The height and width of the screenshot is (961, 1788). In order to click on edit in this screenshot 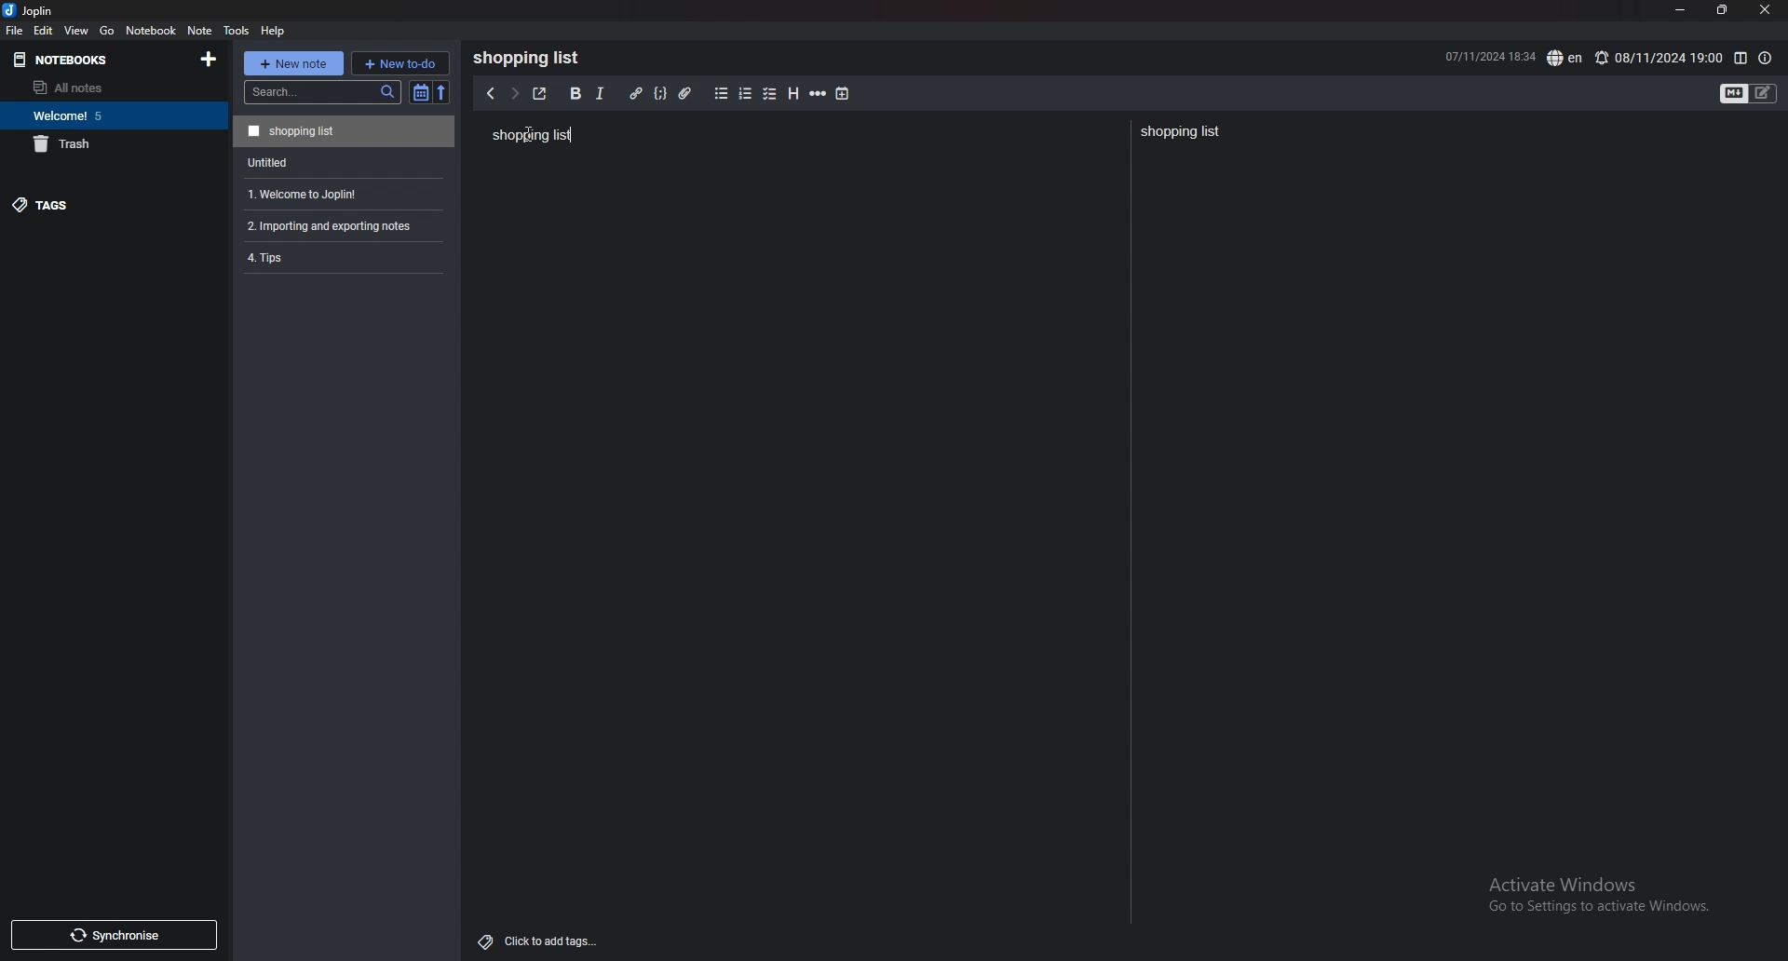, I will do `click(44, 30)`.